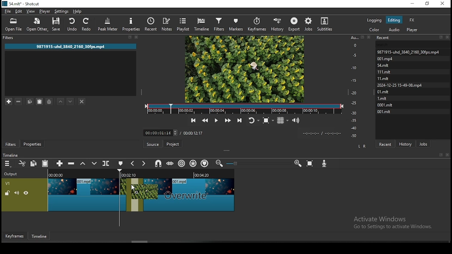  Describe the element at coordinates (45, 163) in the screenshot. I see `paste` at that location.